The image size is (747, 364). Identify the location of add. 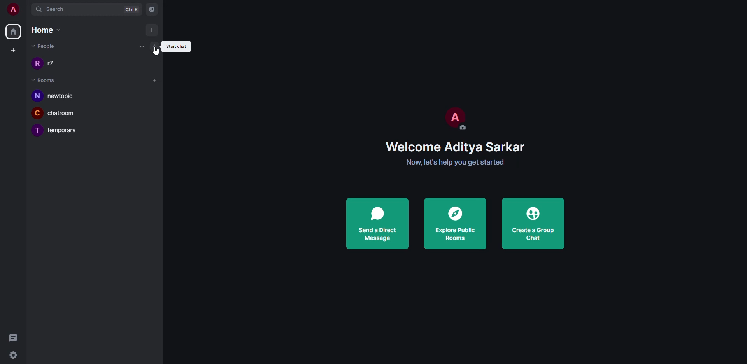
(154, 80).